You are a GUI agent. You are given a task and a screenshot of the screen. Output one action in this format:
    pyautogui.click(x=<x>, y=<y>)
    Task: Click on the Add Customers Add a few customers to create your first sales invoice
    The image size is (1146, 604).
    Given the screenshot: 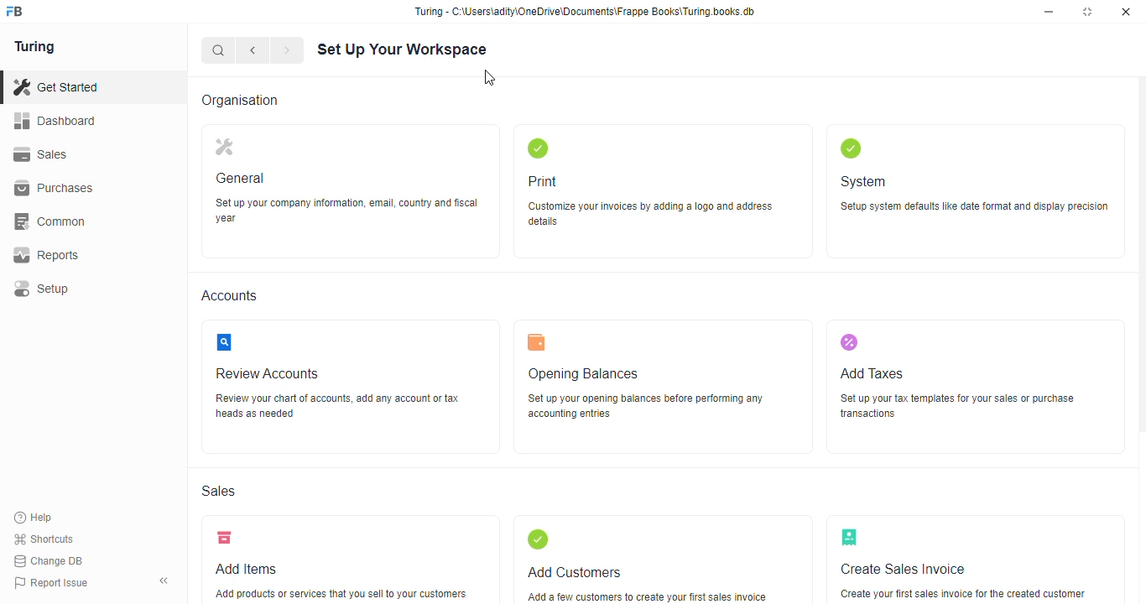 What is the action you would take?
    pyautogui.click(x=664, y=560)
    